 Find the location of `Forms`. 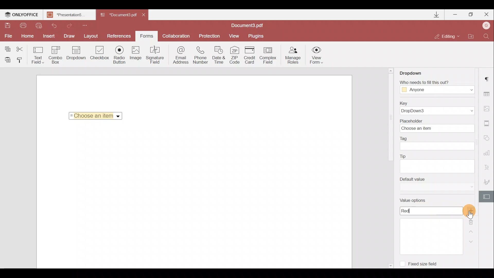

Forms is located at coordinates (147, 36).